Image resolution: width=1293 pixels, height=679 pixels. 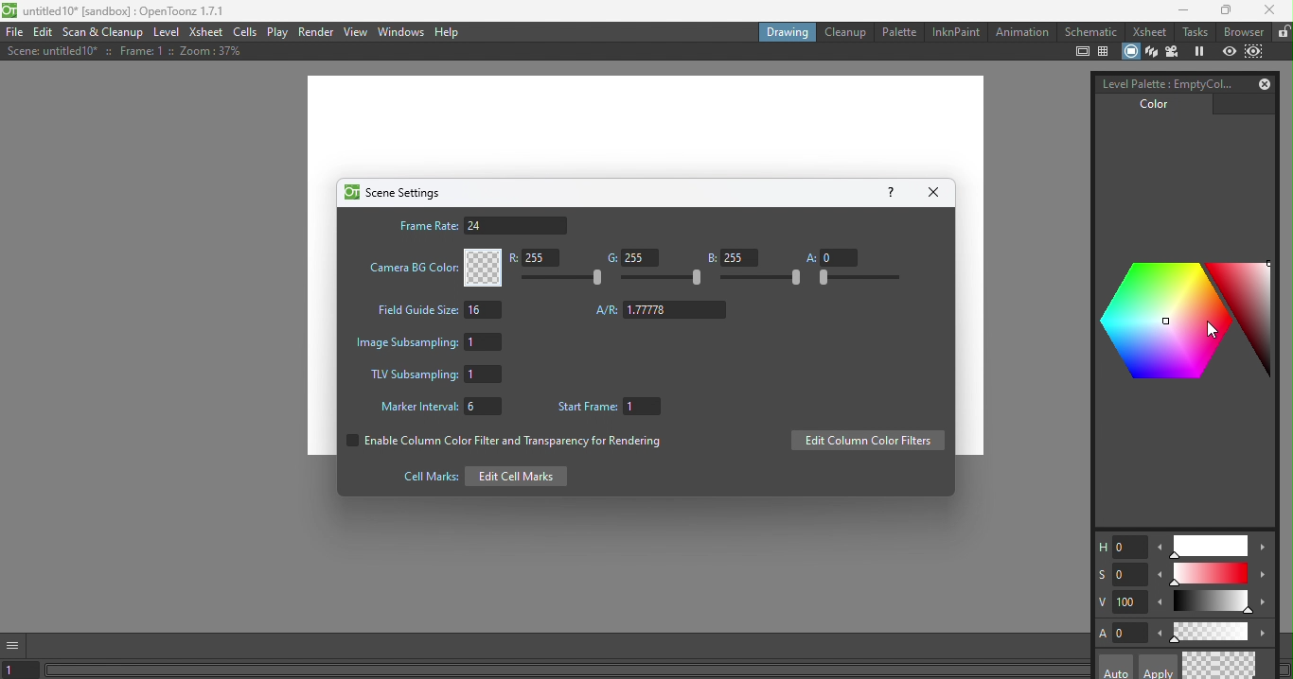 I want to click on Edit cell marks, so click(x=479, y=476).